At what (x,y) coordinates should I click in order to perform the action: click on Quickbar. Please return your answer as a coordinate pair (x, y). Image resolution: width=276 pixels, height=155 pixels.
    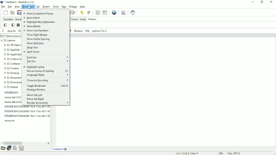
    Looking at the image, I should click on (8, 20).